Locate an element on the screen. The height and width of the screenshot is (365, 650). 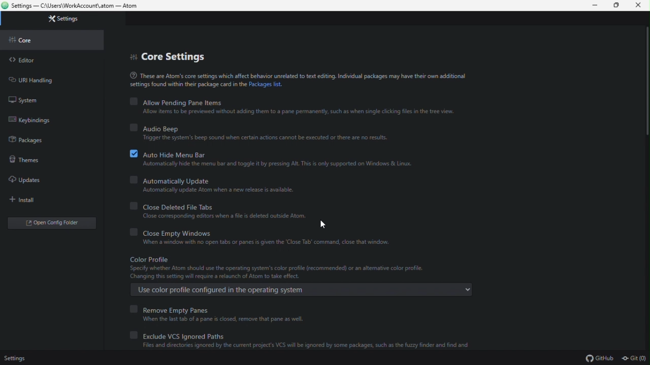
settings is located at coordinates (15, 359).